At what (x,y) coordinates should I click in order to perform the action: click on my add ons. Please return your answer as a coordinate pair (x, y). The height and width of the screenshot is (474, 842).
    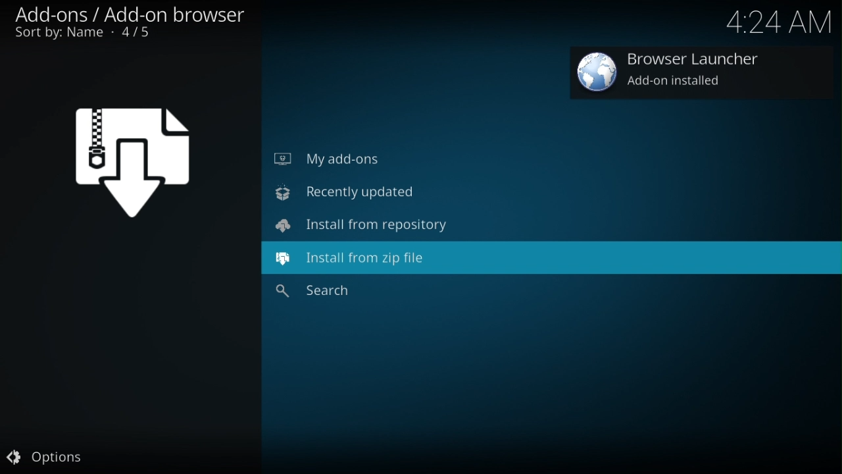
    Looking at the image, I should click on (329, 157).